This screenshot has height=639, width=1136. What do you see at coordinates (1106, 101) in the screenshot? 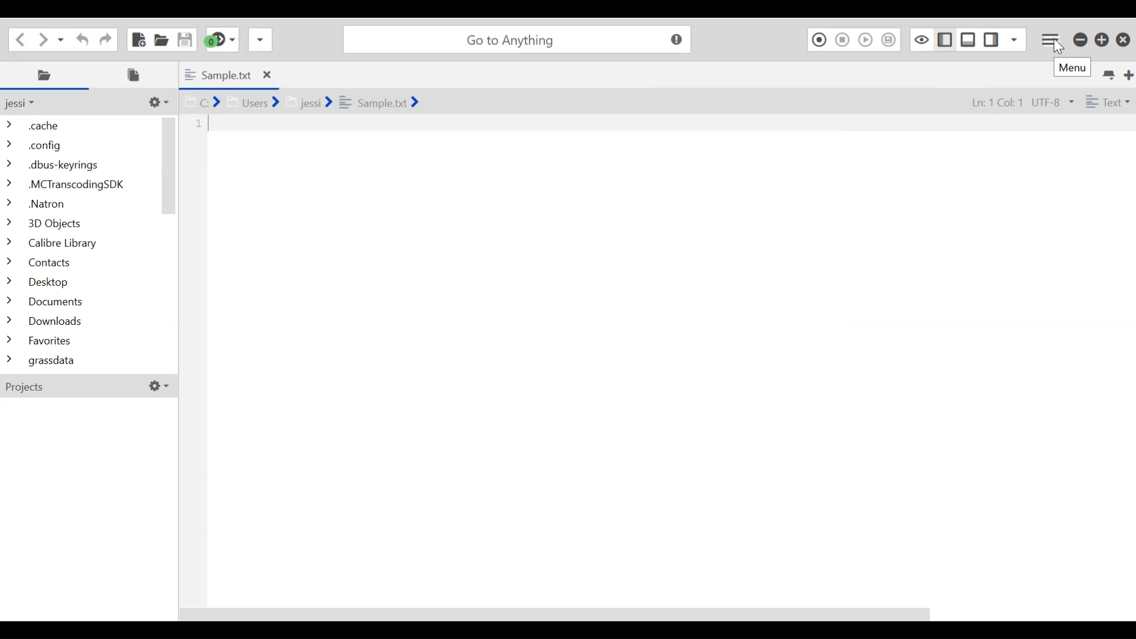
I see `File Type dropdown menu` at bounding box center [1106, 101].